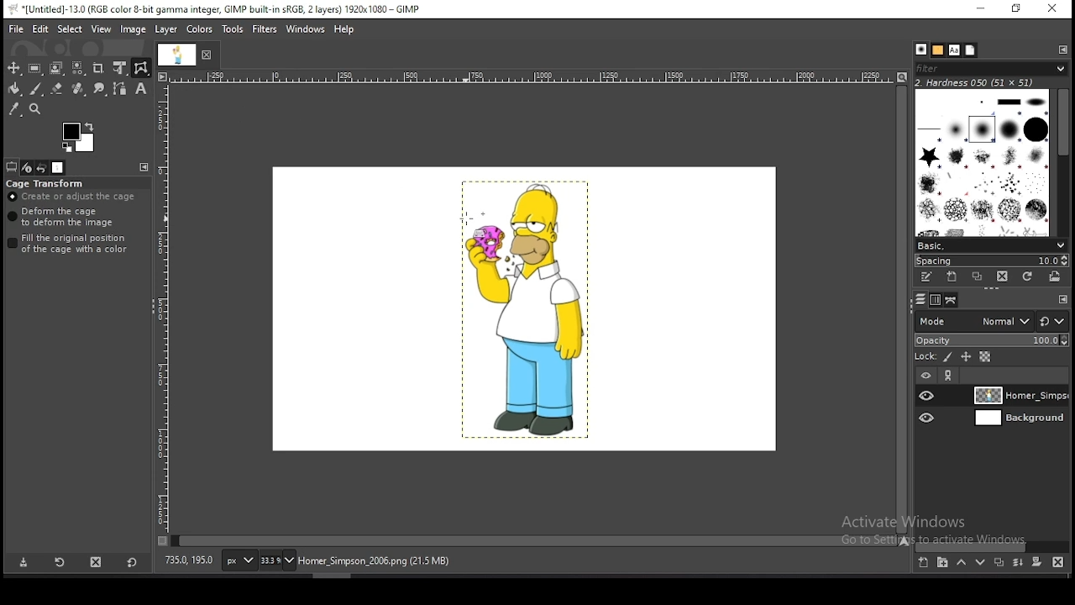 The width and height of the screenshot is (1075, 605). I want to click on edit, so click(40, 29).